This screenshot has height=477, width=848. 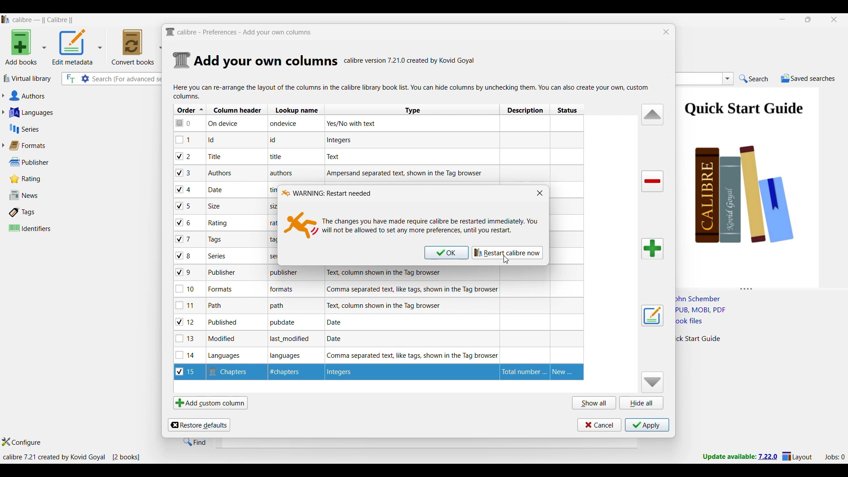 What do you see at coordinates (288, 356) in the screenshot?
I see `note` at bounding box center [288, 356].